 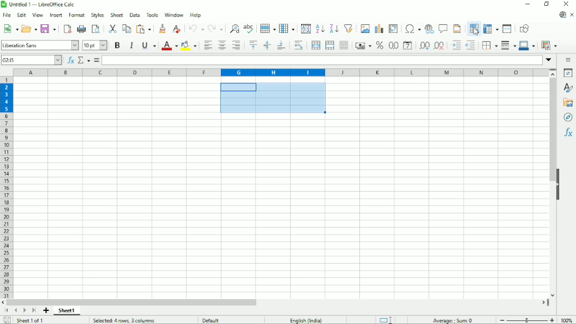 I want to click on Data, so click(x=135, y=14).